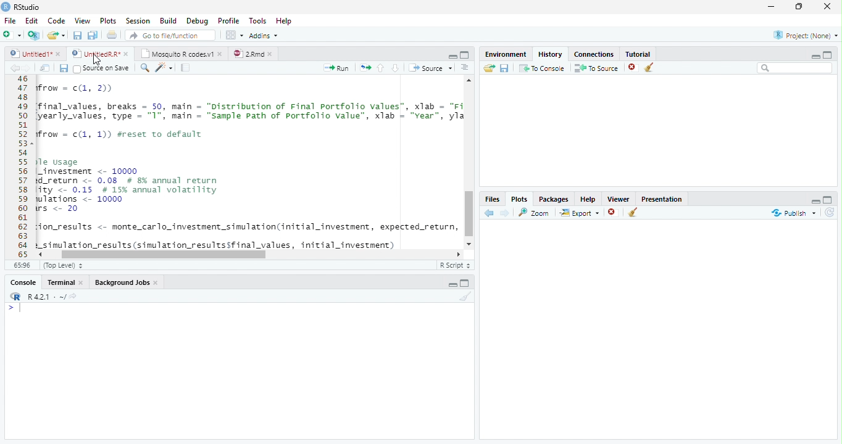  Describe the element at coordinates (234, 35) in the screenshot. I see `Workspace Panes` at that location.